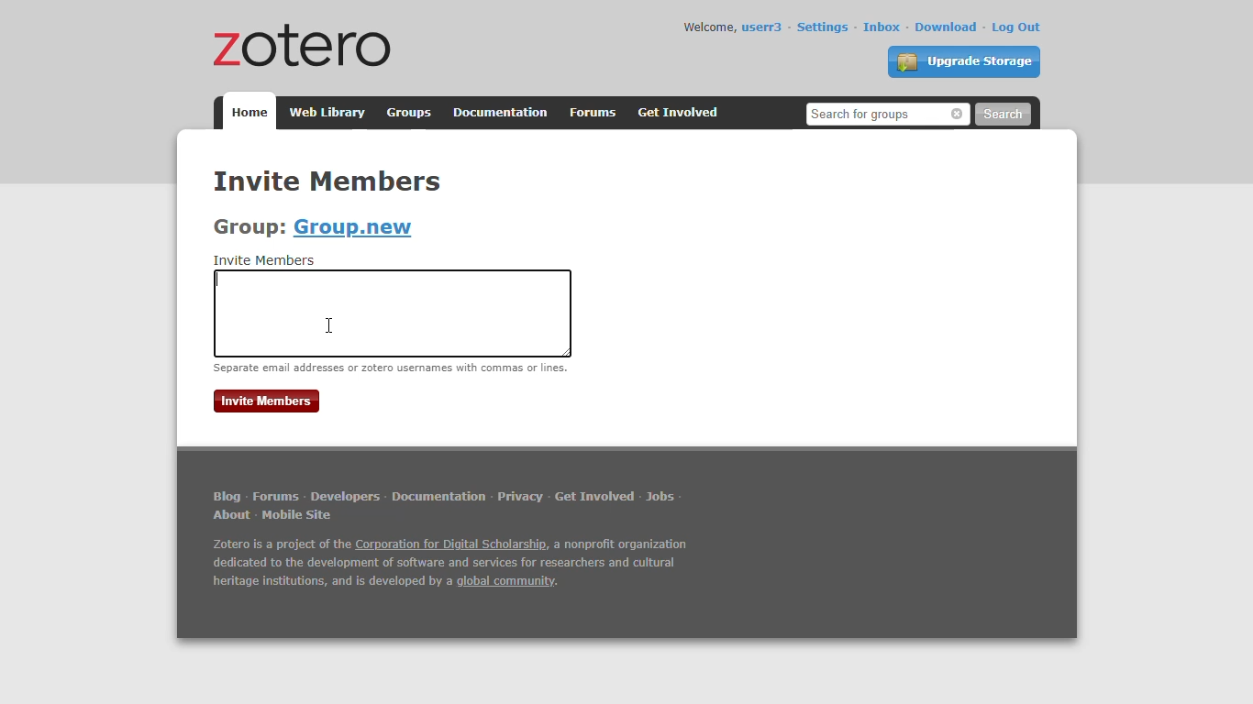 This screenshot has width=1253, height=704. What do you see at coordinates (882, 27) in the screenshot?
I see `inbox` at bounding box center [882, 27].